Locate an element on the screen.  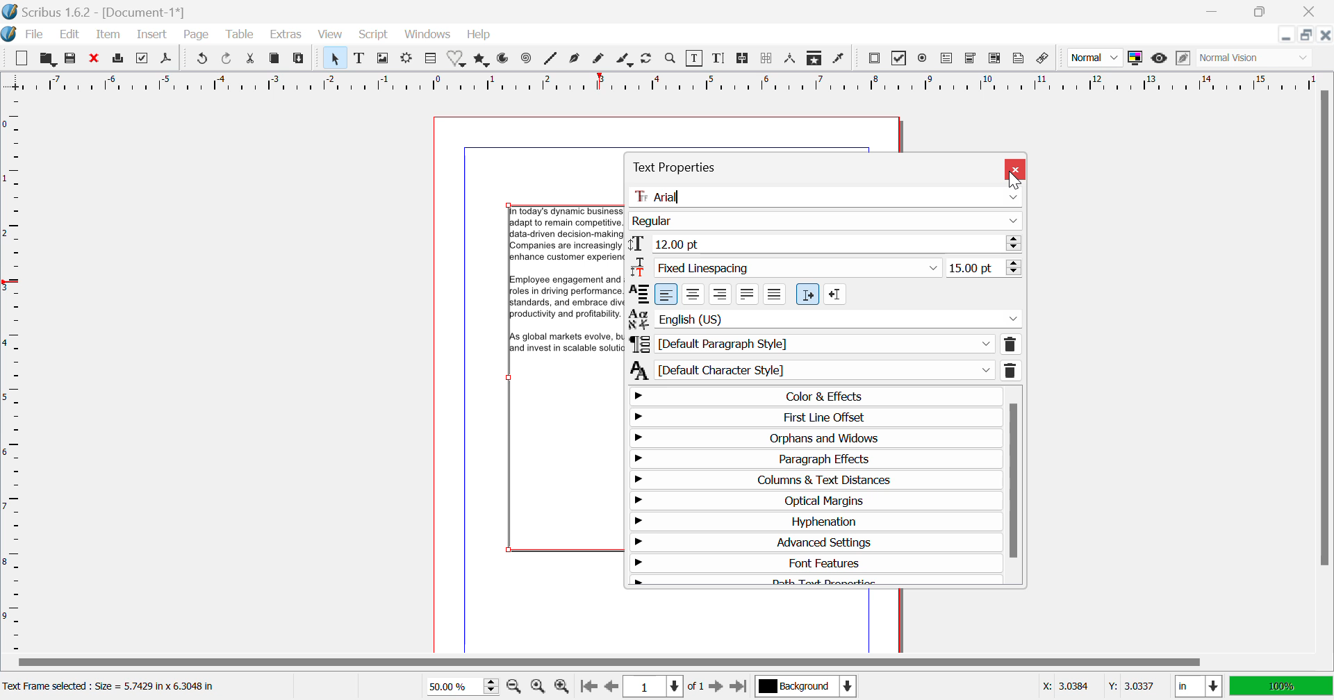
Text Annotation is located at coordinates (1019, 60).